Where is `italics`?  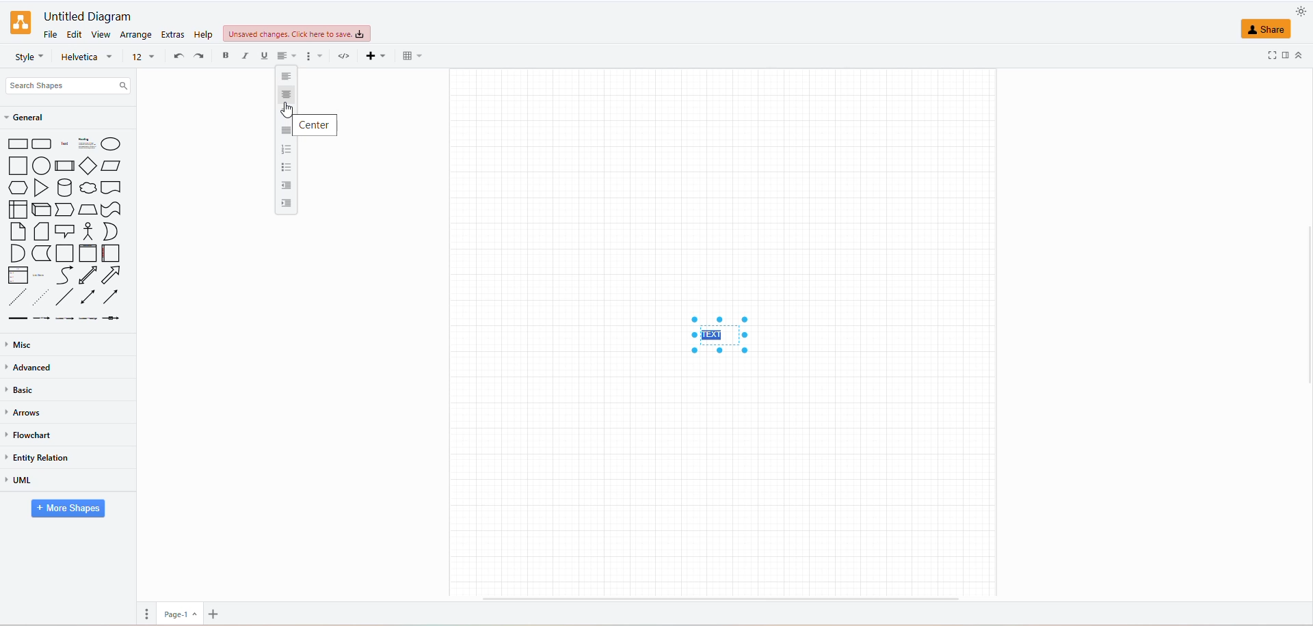
italics is located at coordinates (246, 55).